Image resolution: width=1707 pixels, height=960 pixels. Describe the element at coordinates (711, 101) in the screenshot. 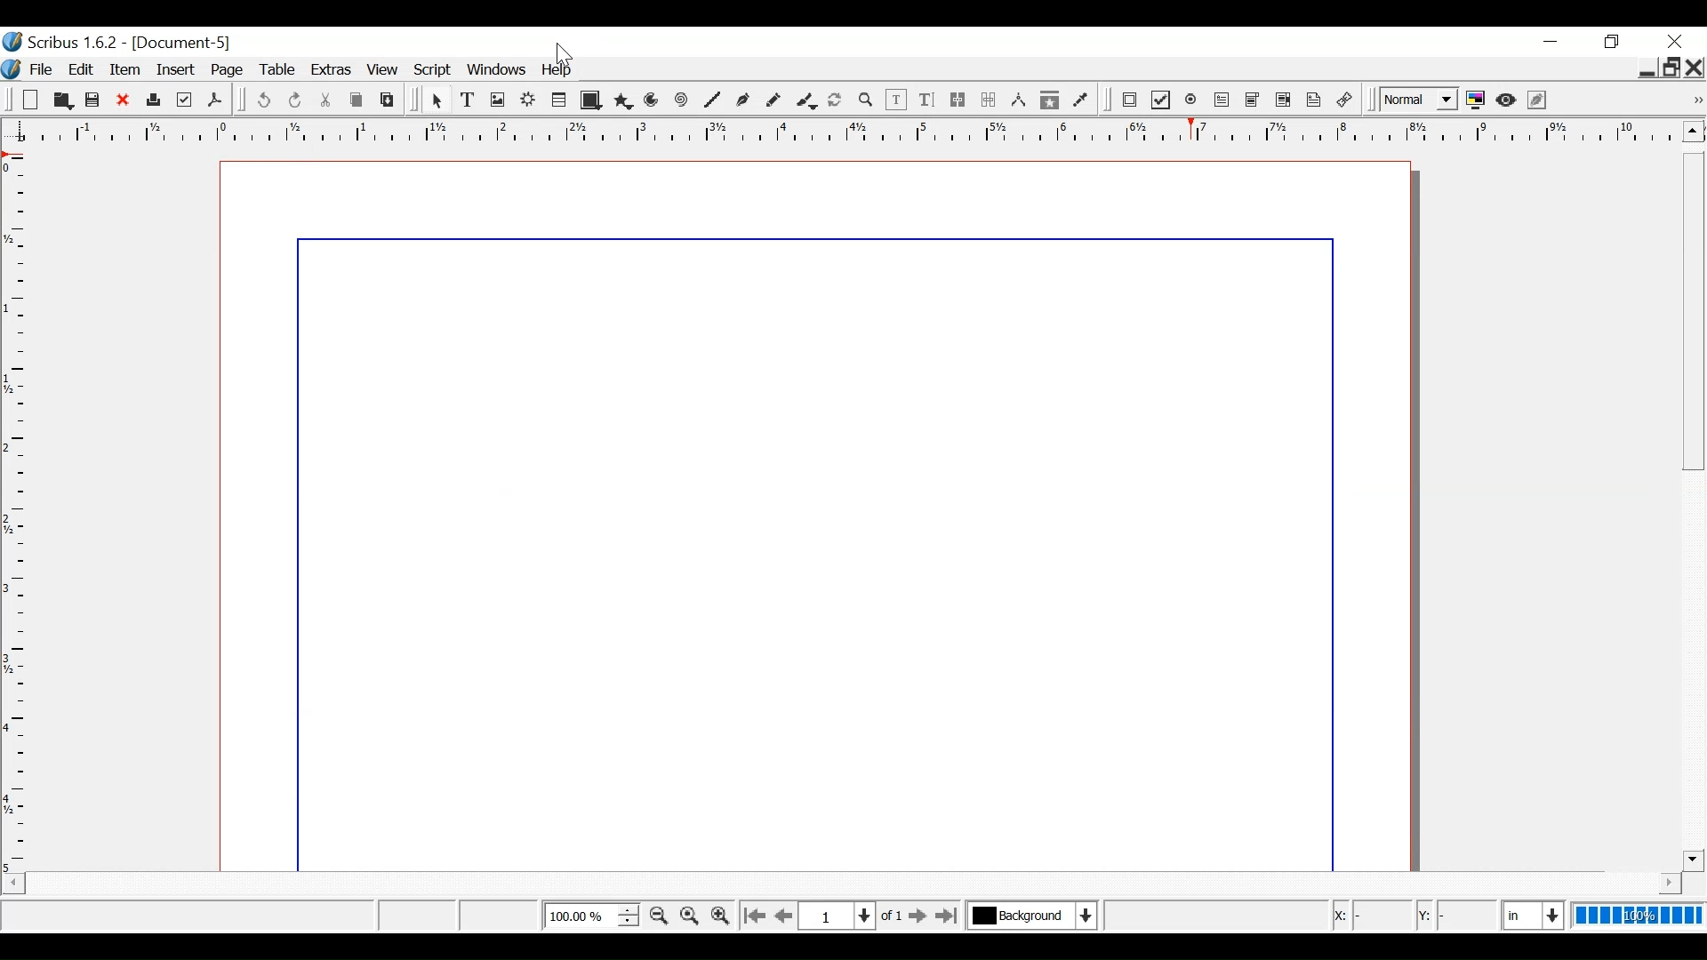

I see `Line` at that location.